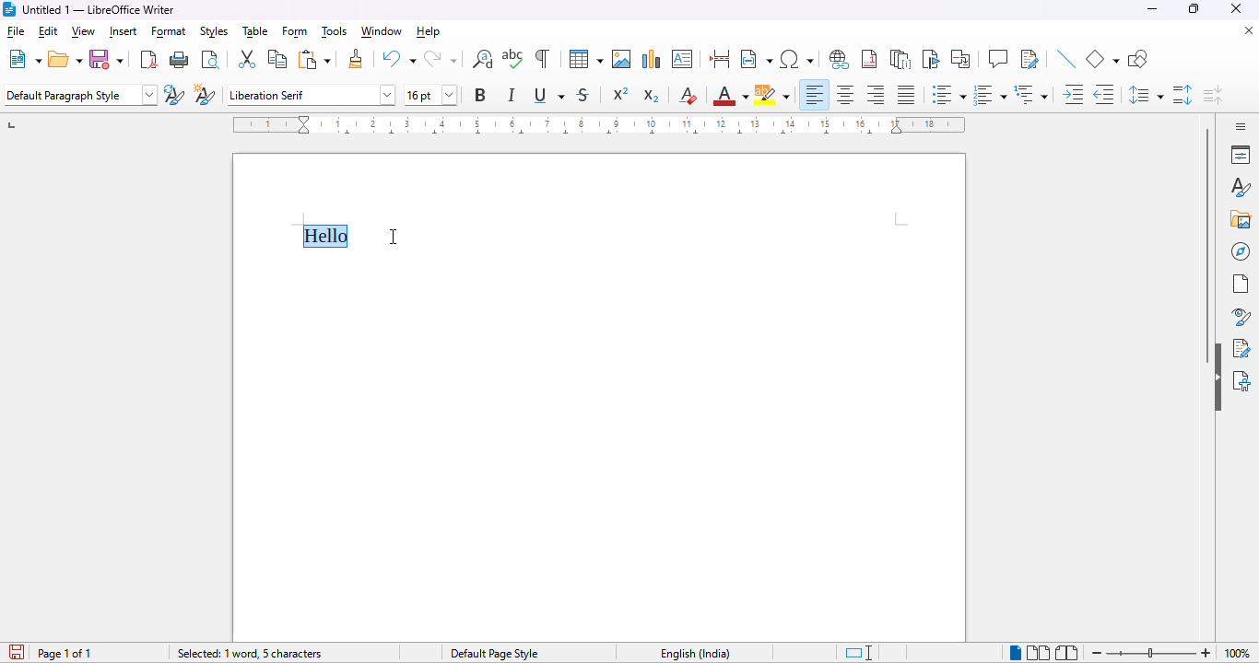 This screenshot has width=1259, height=663. What do you see at coordinates (1038, 653) in the screenshot?
I see `multi-page view` at bounding box center [1038, 653].